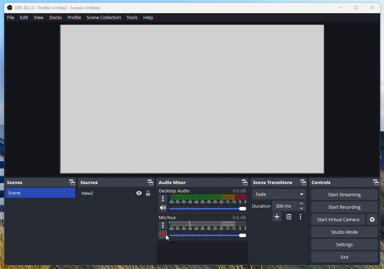 The height and width of the screenshot is (269, 384). I want to click on Scenes, so click(41, 183).